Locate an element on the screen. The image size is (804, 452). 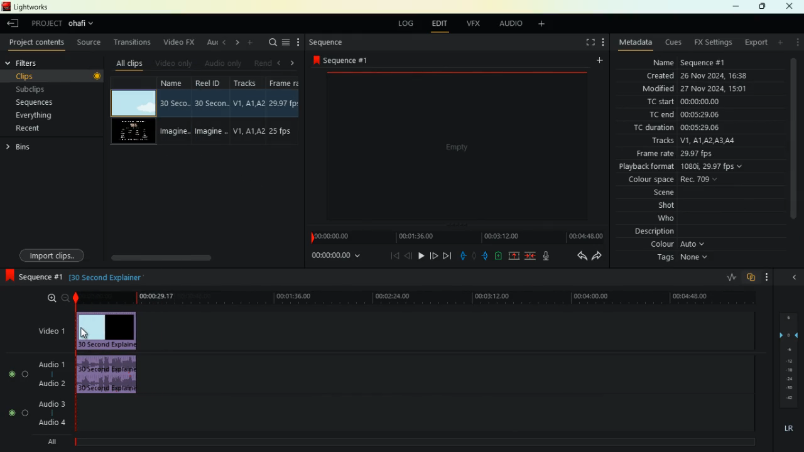
audio 3 is located at coordinates (51, 404).